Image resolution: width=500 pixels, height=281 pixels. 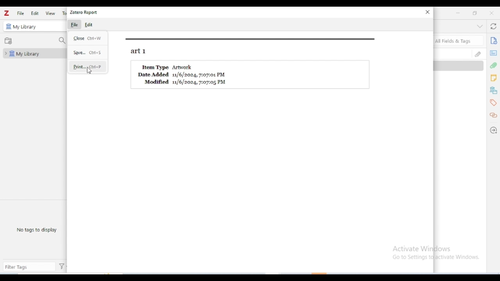 I want to click on abstract, so click(x=493, y=53).